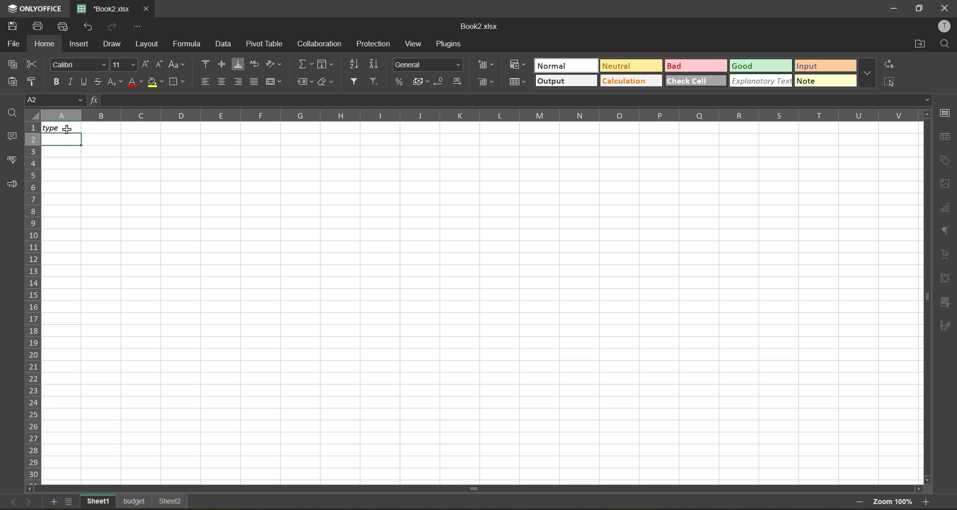 This screenshot has width=957, height=510. I want to click on font color, so click(135, 83).